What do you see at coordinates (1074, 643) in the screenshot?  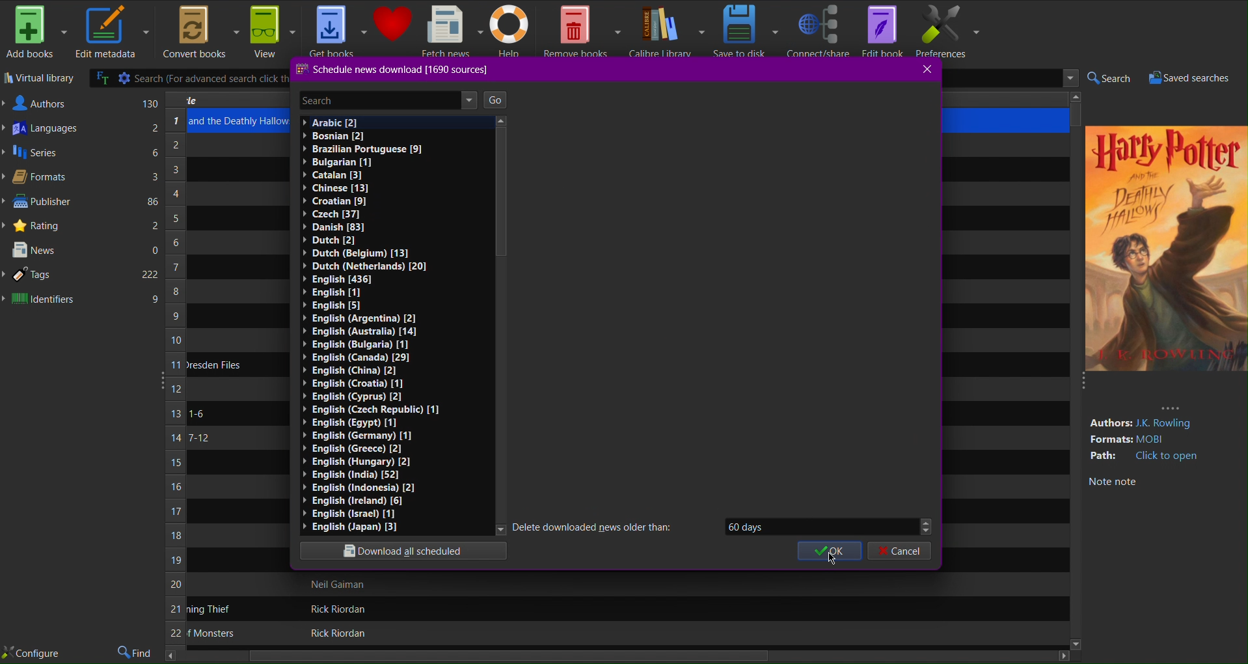 I see `Down` at bounding box center [1074, 643].